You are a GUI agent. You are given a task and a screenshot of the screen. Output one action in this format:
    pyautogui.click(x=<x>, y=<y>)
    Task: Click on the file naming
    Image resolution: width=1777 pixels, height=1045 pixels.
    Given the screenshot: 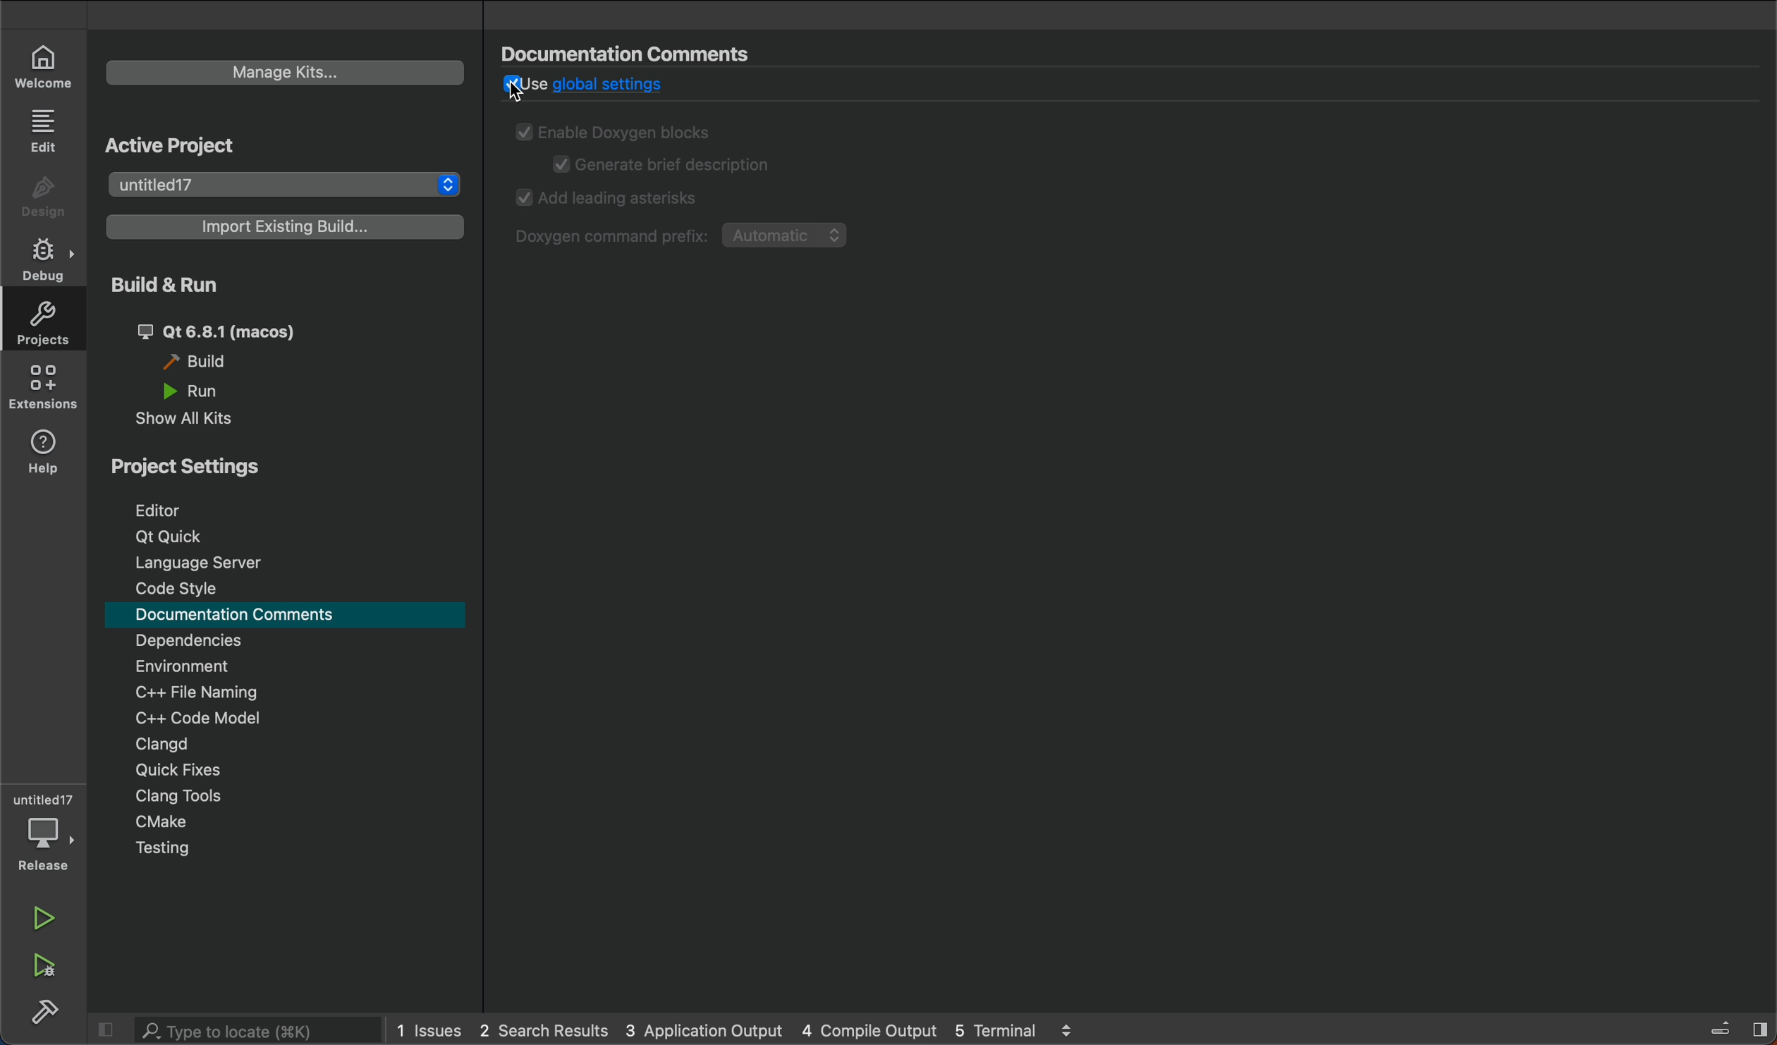 What is the action you would take?
    pyautogui.click(x=206, y=690)
    